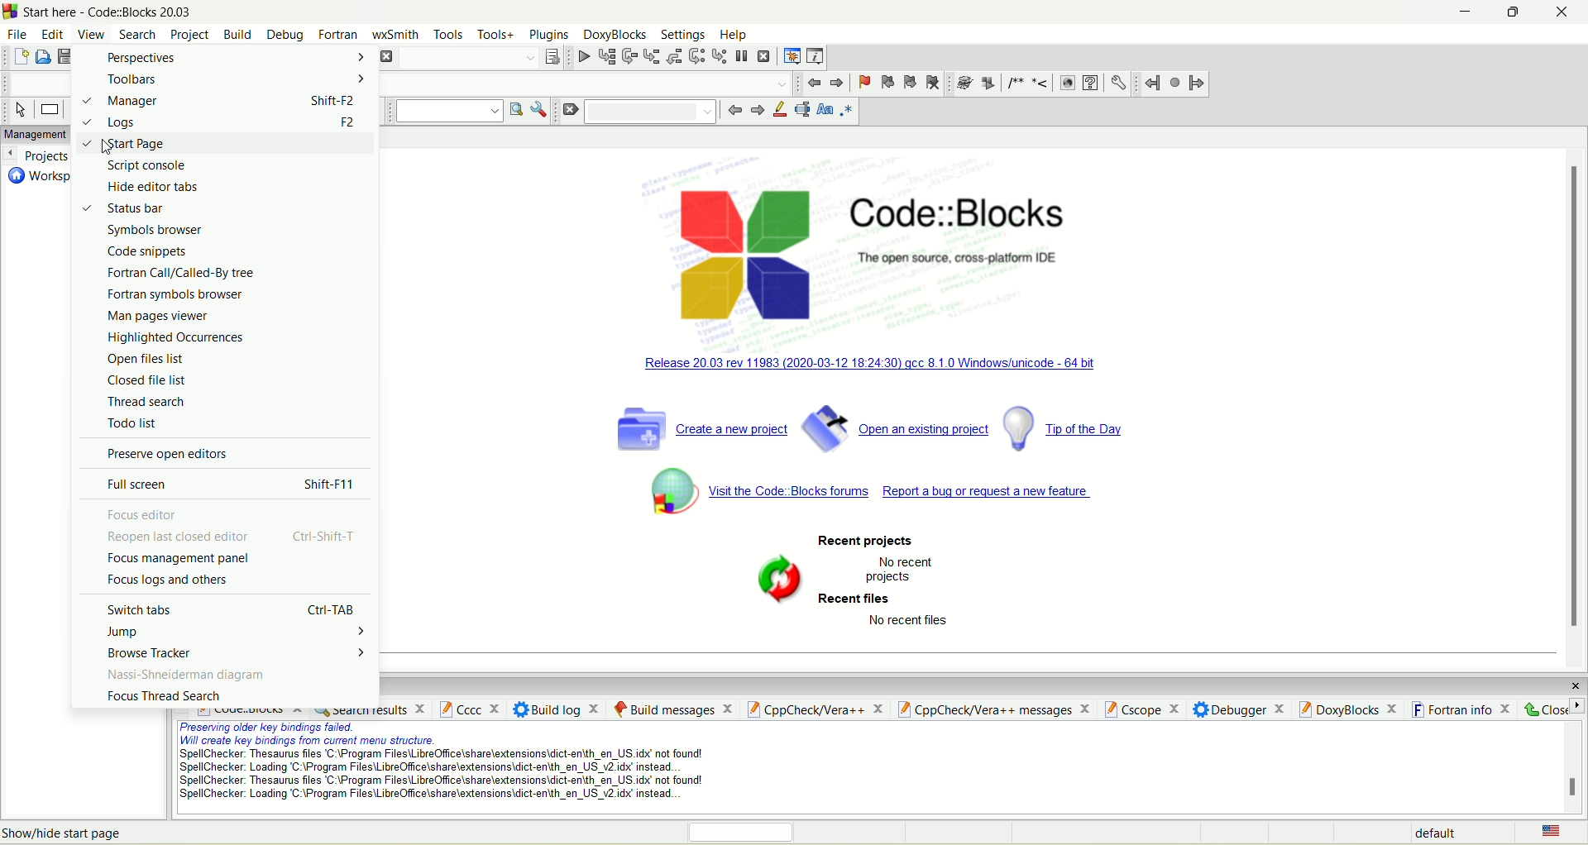 The height and width of the screenshot is (845, 1588). Describe the element at coordinates (733, 113) in the screenshot. I see `previous` at that location.